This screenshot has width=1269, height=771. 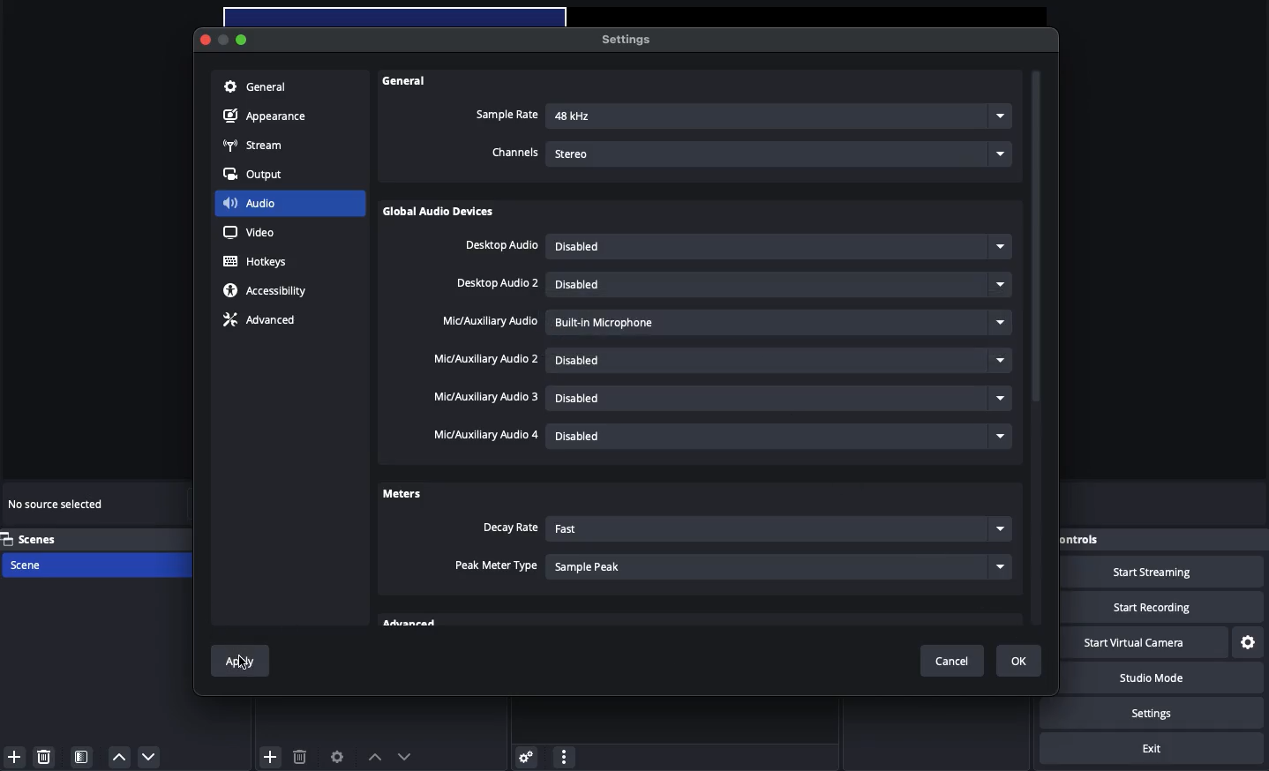 I want to click on Options, so click(x=564, y=754).